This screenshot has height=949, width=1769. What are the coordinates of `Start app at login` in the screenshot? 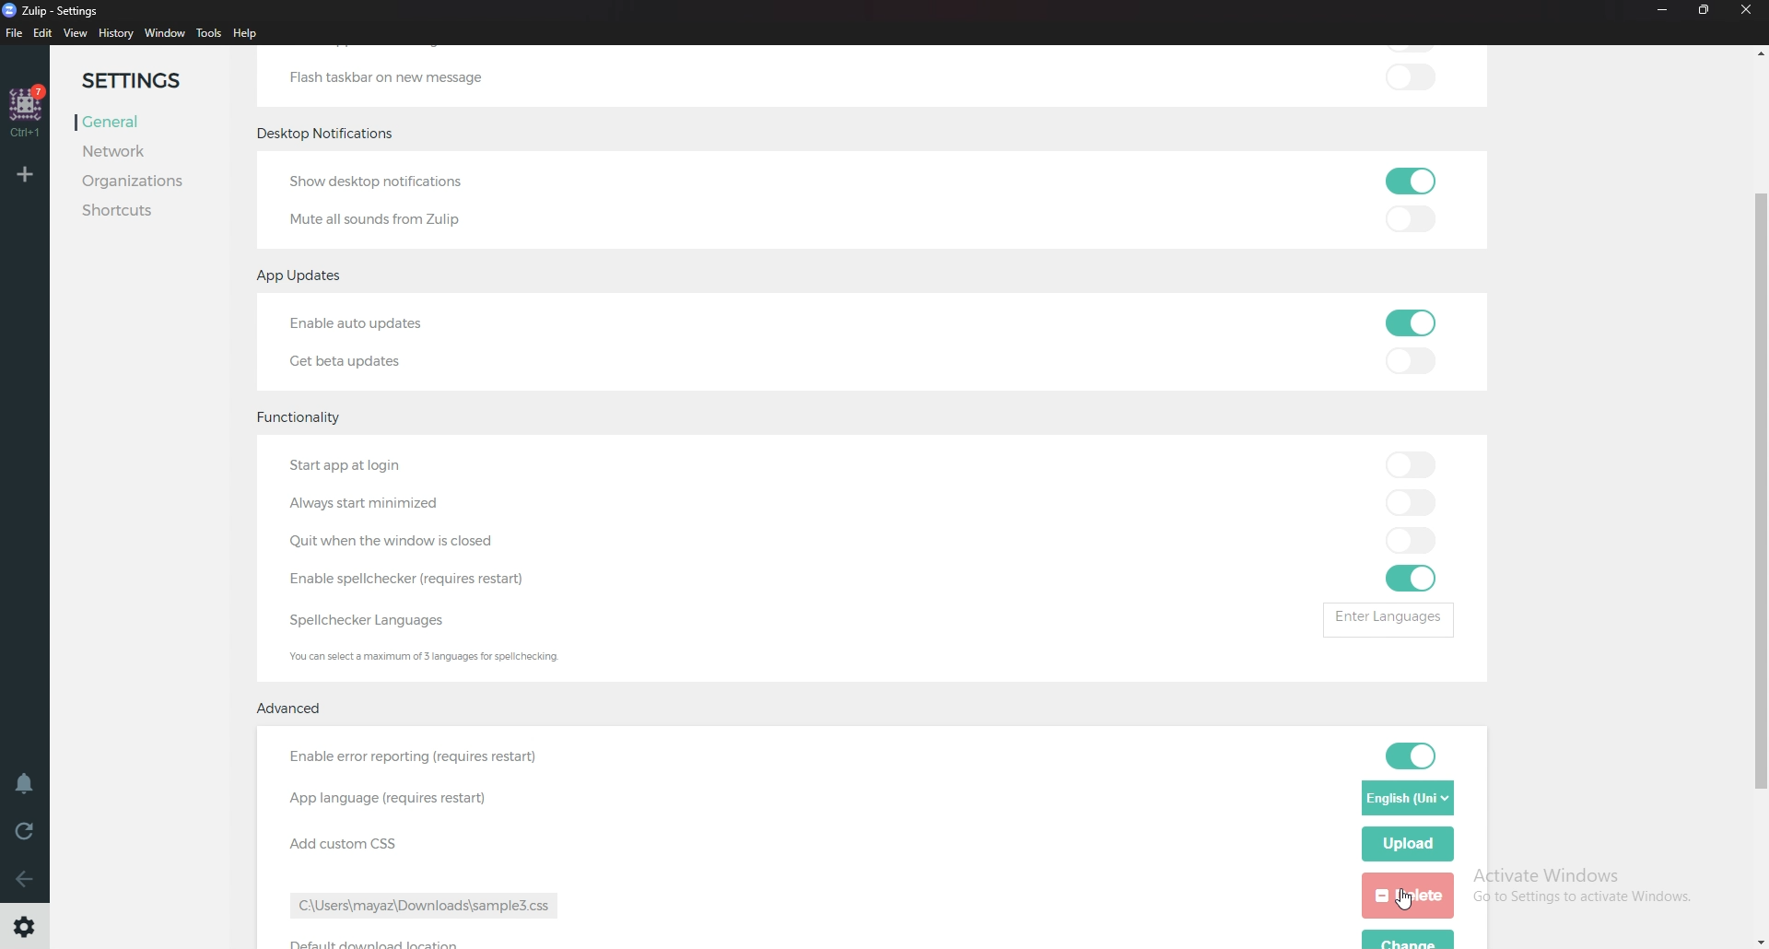 It's located at (381, 465).